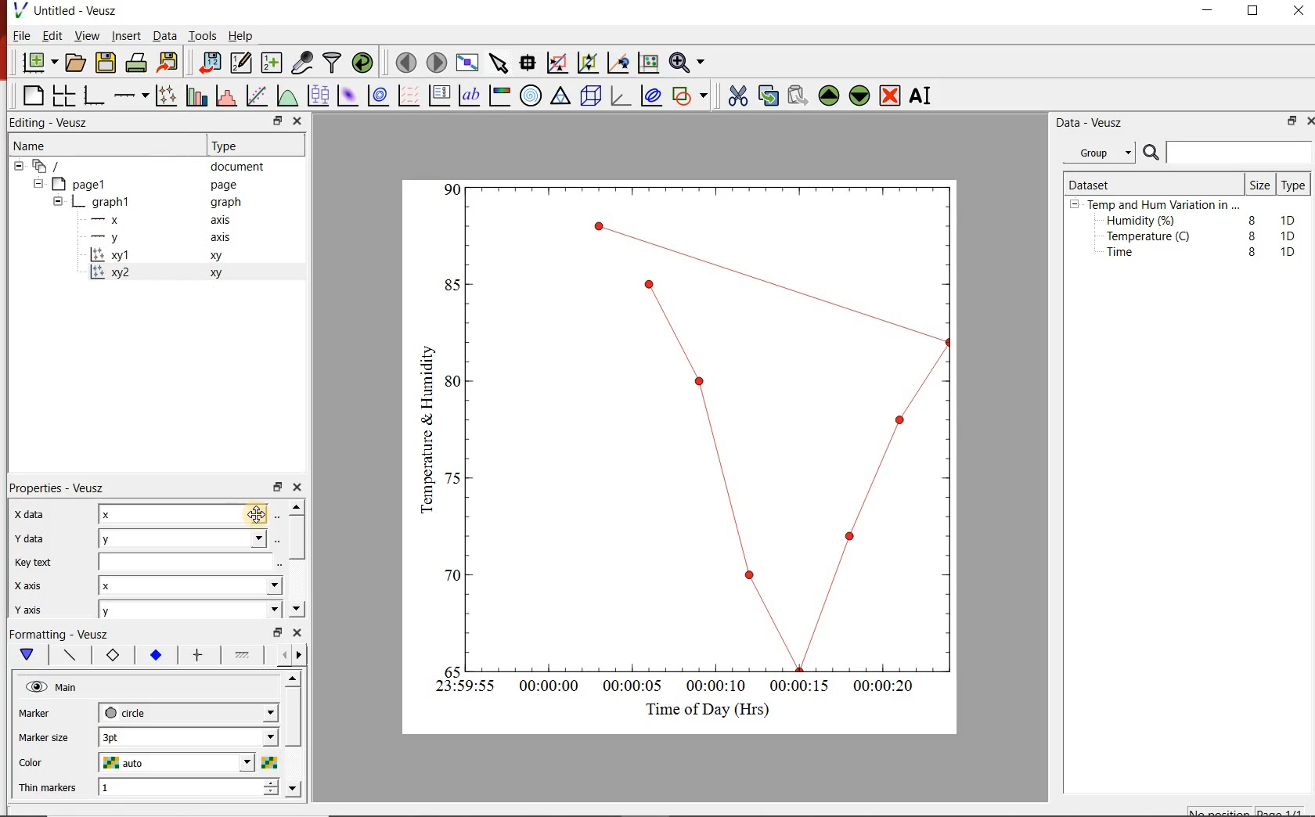  I want to click on Paste widget from the clipboard, so click(798, 95).